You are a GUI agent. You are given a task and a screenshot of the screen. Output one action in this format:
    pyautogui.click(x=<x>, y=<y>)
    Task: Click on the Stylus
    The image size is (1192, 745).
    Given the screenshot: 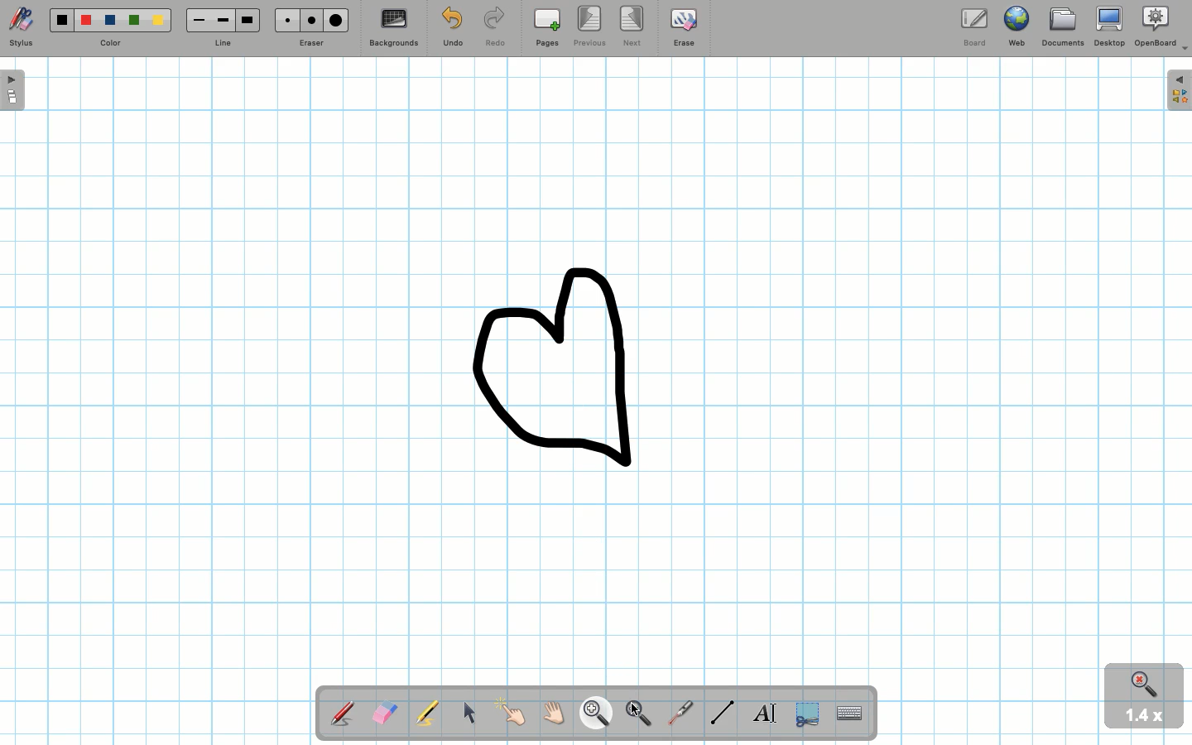 What is the action you would take?
    pyautogui.click(x=22, y=27)
    